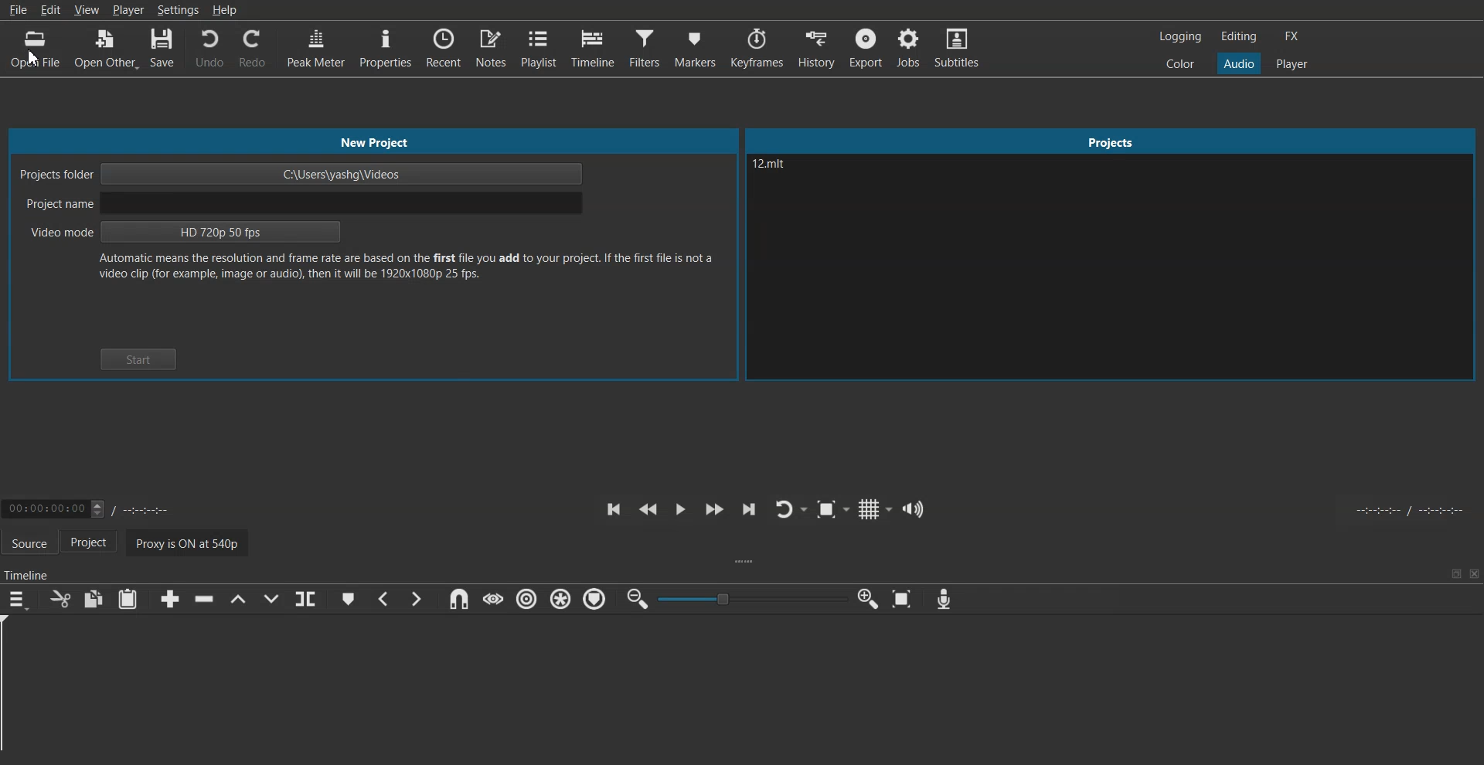  I want to click on Filters, so click(647, 47).